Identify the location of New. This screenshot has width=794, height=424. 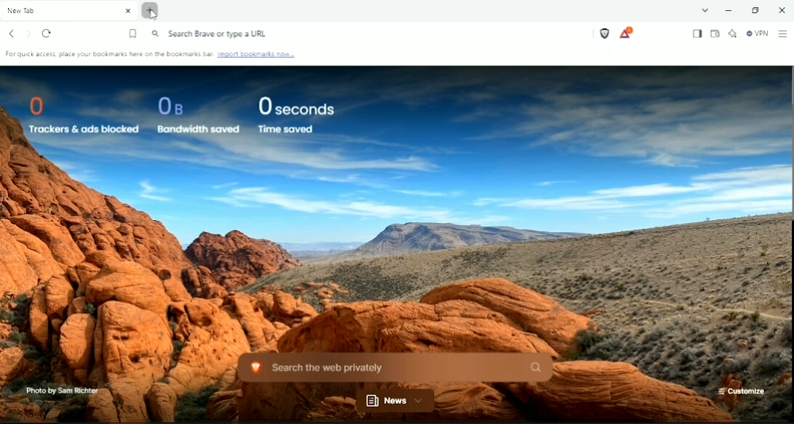
(395, 401).